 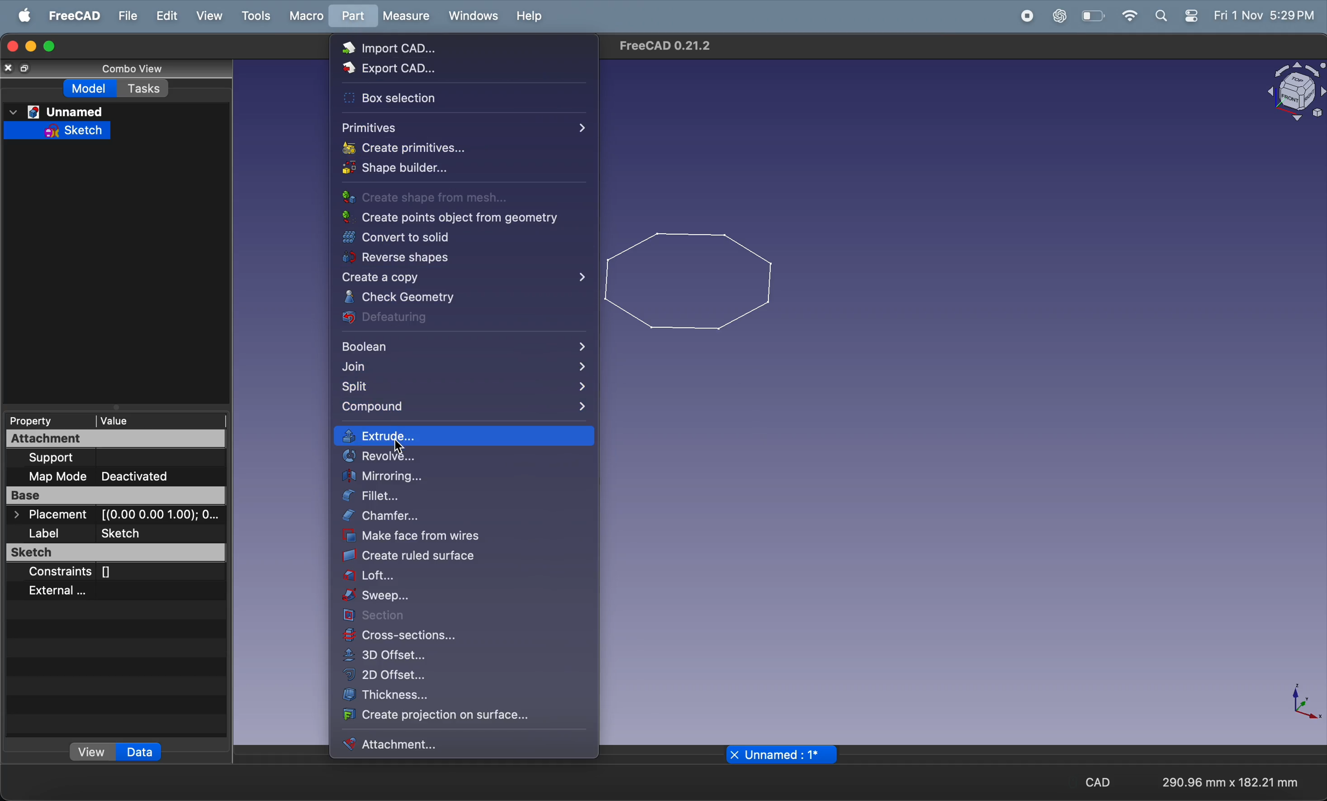 I want to click on export cad, so click(x=408, y=71).